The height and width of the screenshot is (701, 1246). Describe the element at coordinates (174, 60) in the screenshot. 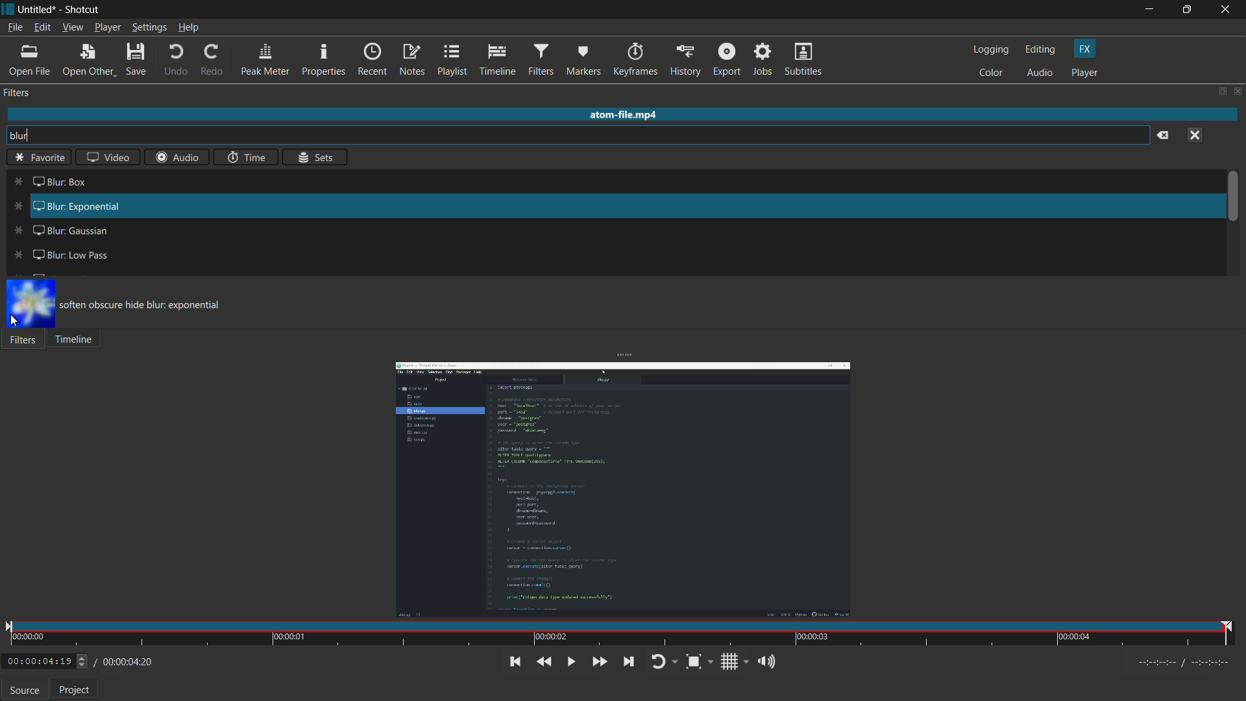

I see `undo` at that location.